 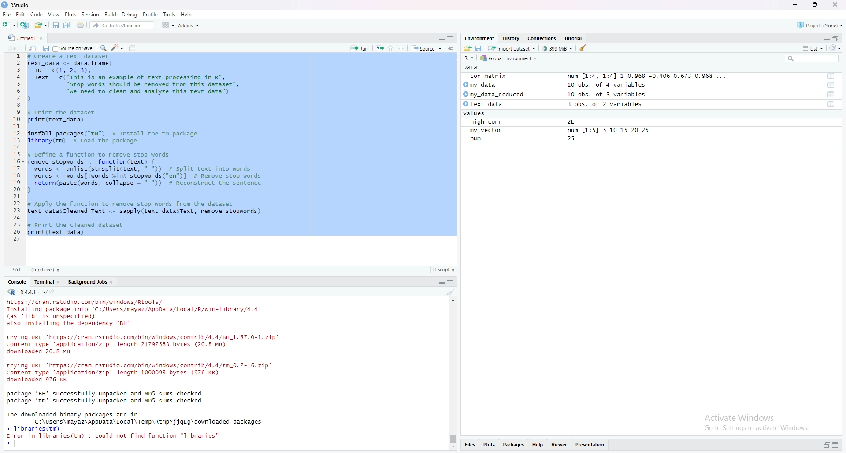 What do you see at coordinates (103, 47) in the screenshot?
I see `find/replace` at bounding box center [103, 47].